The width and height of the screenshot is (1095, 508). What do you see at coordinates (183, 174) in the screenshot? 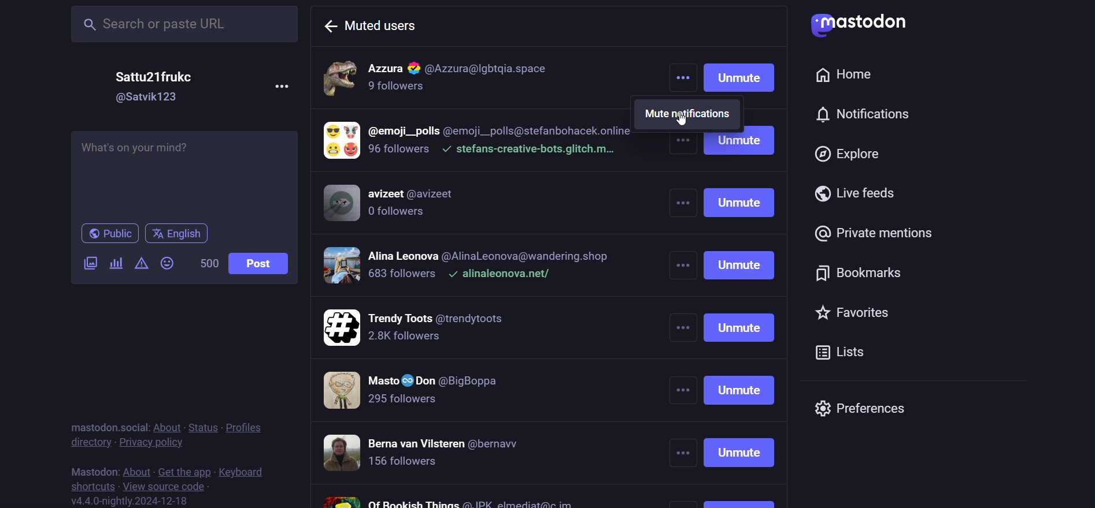
I see `post here` at bounding box center [183, 174].